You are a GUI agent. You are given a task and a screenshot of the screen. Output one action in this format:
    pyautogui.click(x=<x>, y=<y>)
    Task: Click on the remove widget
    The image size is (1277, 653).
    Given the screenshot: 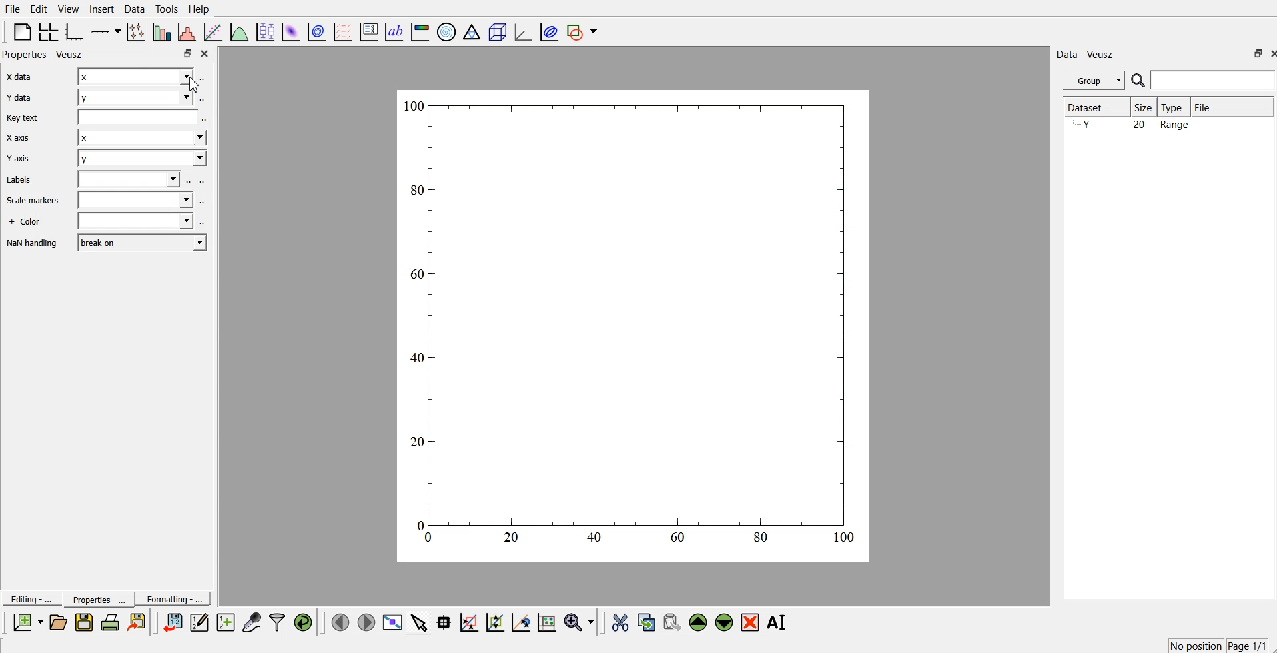 What is the action you would take?
    pyautogui.click(x=750, y=622)
    